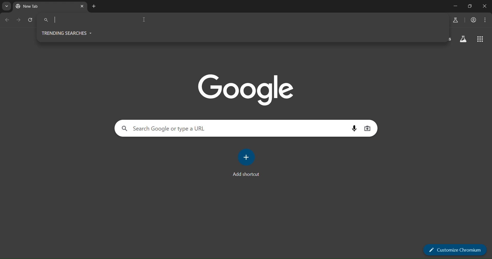 Image resolution: width=492 pixels, height=259 pixels. I want to click on restore down, so click(469, 6).